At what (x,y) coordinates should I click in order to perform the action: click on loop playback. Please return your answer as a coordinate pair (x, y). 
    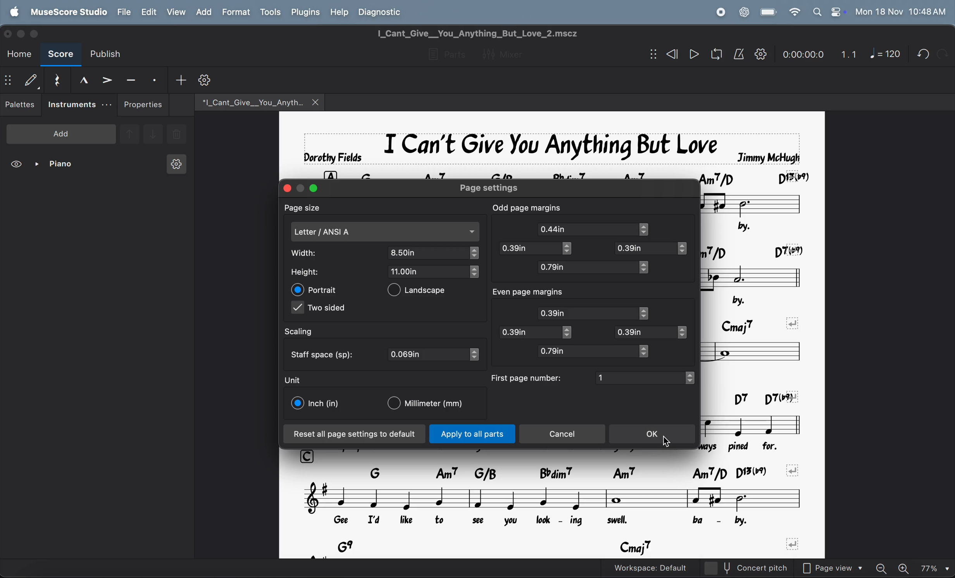
    Looking at the image, I should click on (705, 55).